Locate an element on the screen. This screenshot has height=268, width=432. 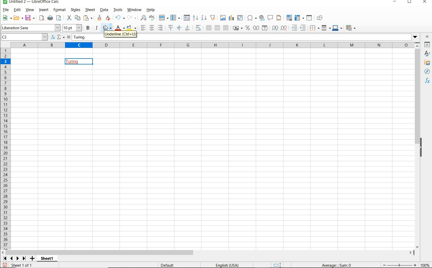
ROWS is located at coordinates (5, 149).